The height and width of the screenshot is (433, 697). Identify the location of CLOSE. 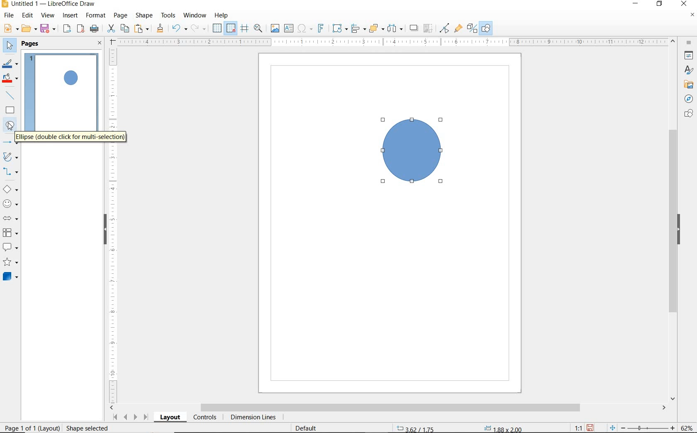
(100, 44).